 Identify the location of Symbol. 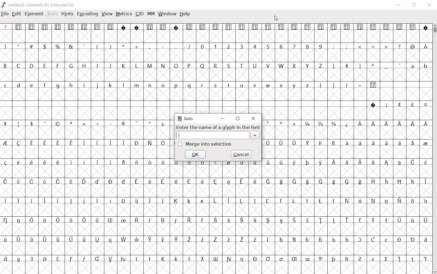
(347, 220).